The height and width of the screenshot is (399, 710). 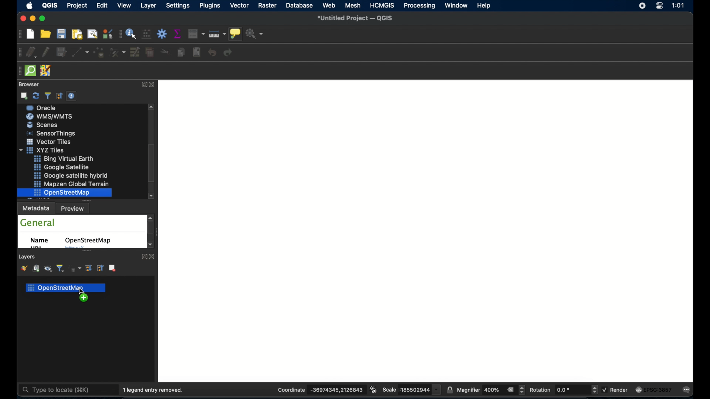 What do you see at coordinates (455, 6) in the screenshot?
I see `window` at bounding box center [455, 6].